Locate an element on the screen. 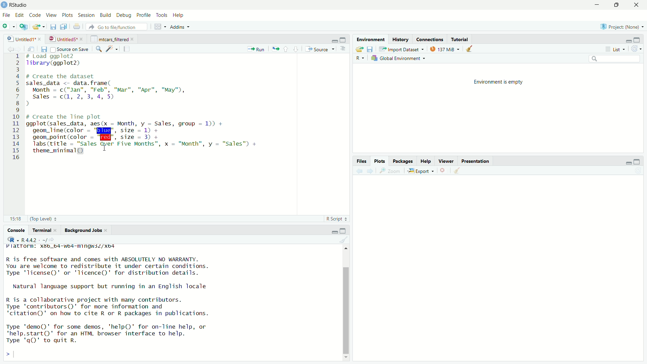 Image resolution: width=647 pixels, height=364 pixels. maximize is located at coordinates (619, 5).